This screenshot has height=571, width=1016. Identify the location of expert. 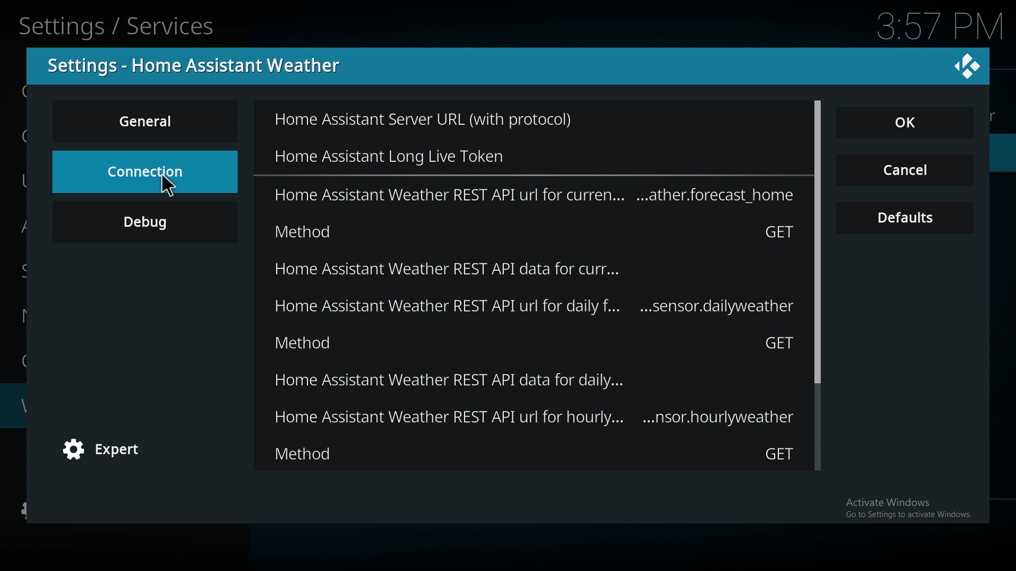
(108, 450).